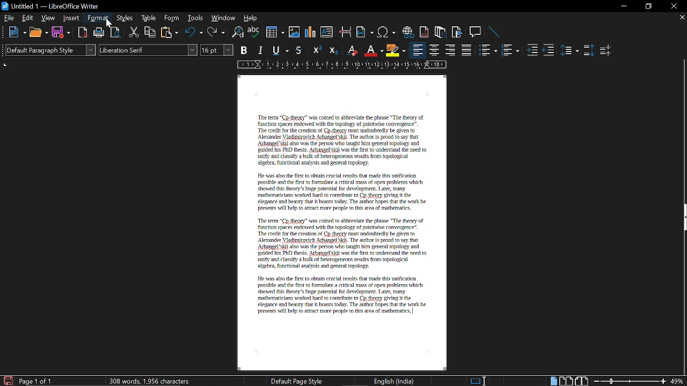  What do you see at coordinates (435, 50) in the screenshot?
I see `Center` at bounding box center [435, 50].